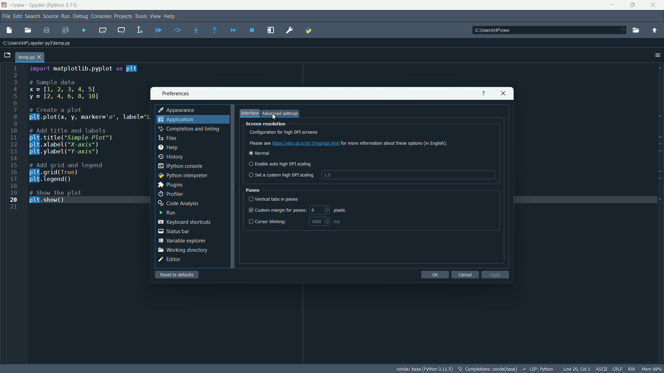  Describe the element at coordinates (339, 210) in the screenshot. I see `pixels` at that location.